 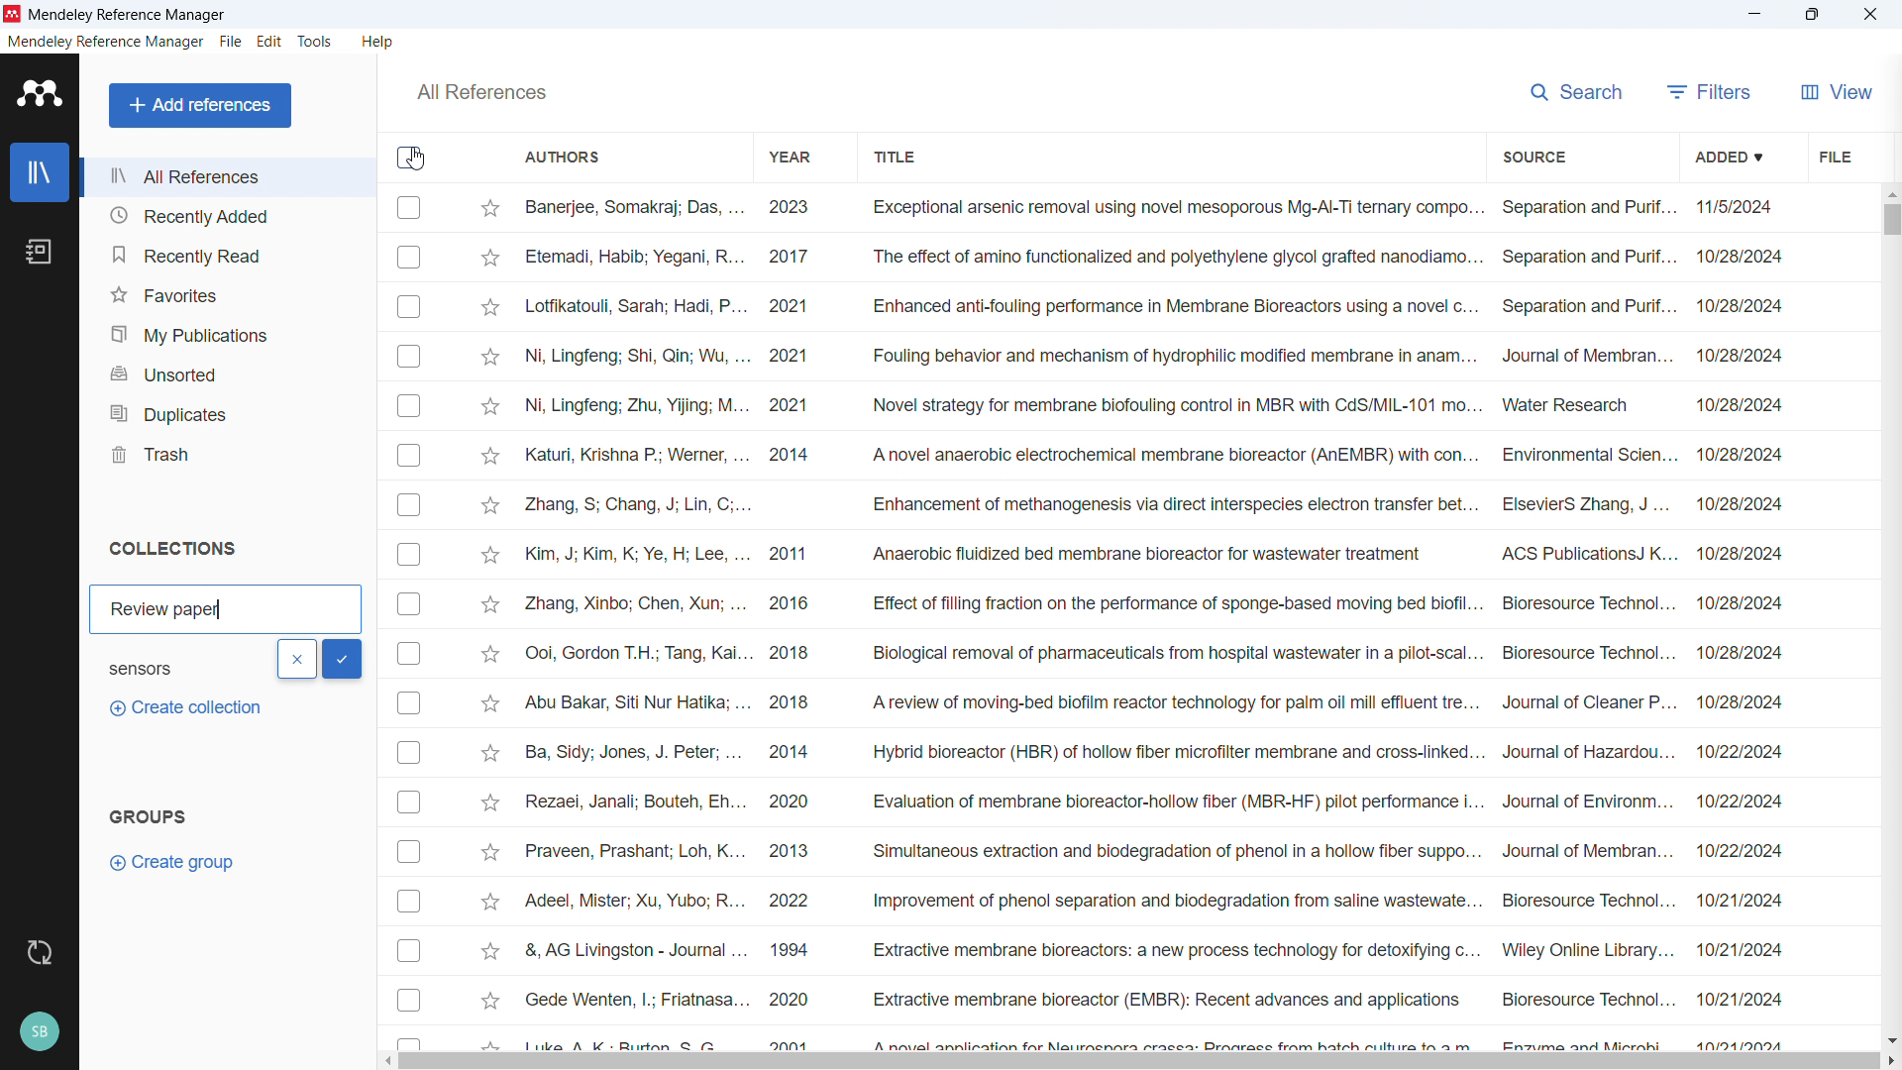 I want to click on Year, so click(x=792, y=156).